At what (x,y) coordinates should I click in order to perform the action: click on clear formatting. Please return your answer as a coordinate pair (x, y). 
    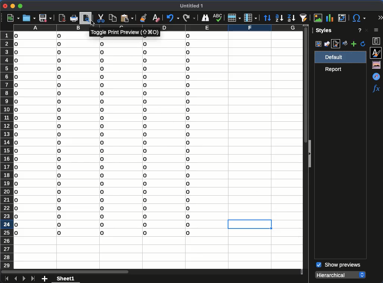
    Looking at the image, I should click on (157, 18).